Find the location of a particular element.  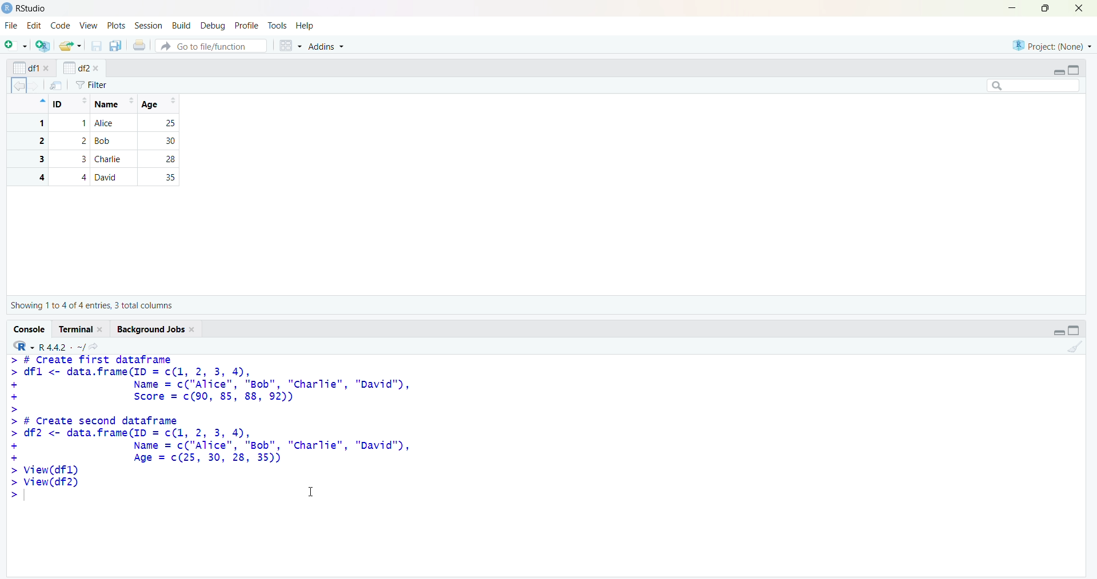

> # Create first dataframe> dfl <- data.frame(ID = c(1, 2, 3, 4),+ Name = c("Alice", "Bob", "charlie", "David"),+ Score = c(90, 85, 88, 92))>> # Create second dataframe> df2 <- data.frame(ID = c(1, 2, 3, 4),+ Name = c("Alice", "Bob", "Charlie", "David"),+ Age = c(25, 30, 28, 35))> View(dfl) > View(df2)> is located at coordinates (211, 428).